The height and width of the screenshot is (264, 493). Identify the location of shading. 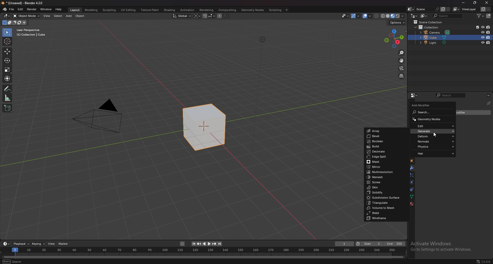
(170, 10).